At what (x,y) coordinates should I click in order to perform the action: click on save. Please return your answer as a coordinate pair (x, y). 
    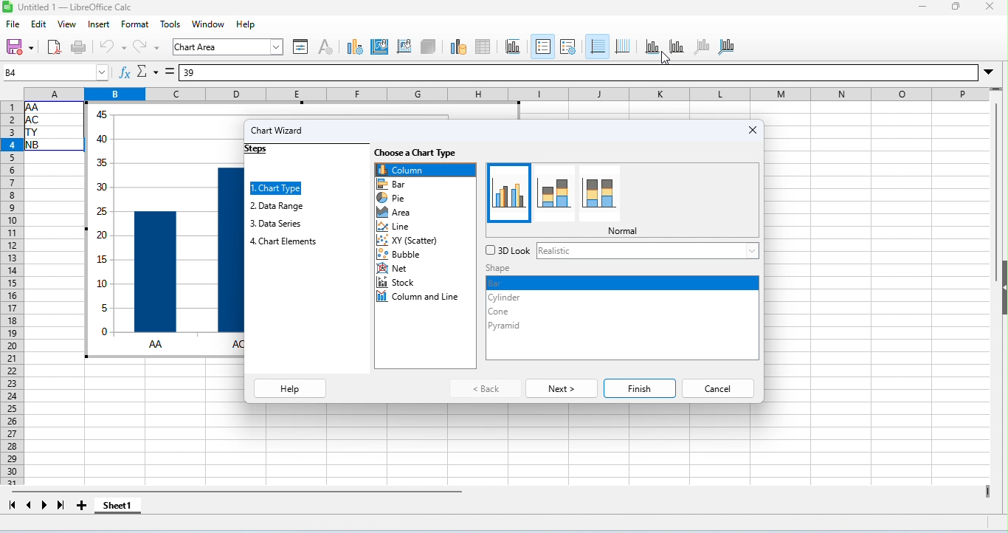
    Looking at the image, I should click on (18, 46).